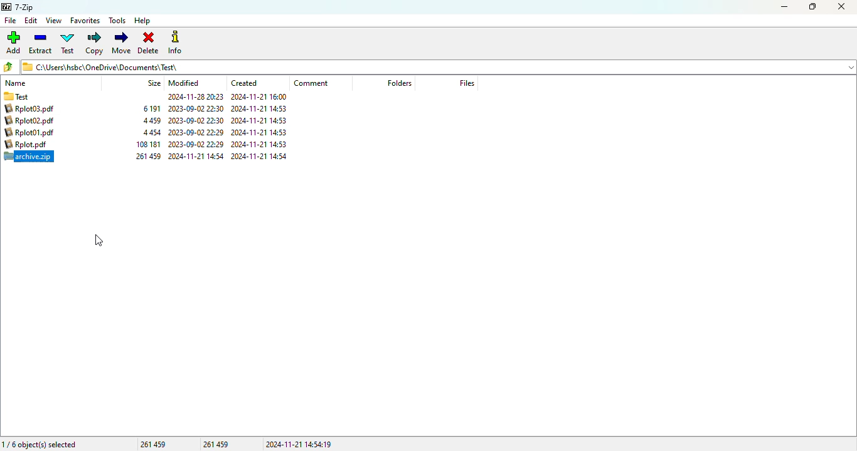  What do you see at coordinates (143, 21) in the screenshot?
I see `help` at bounding box center [143, 21].